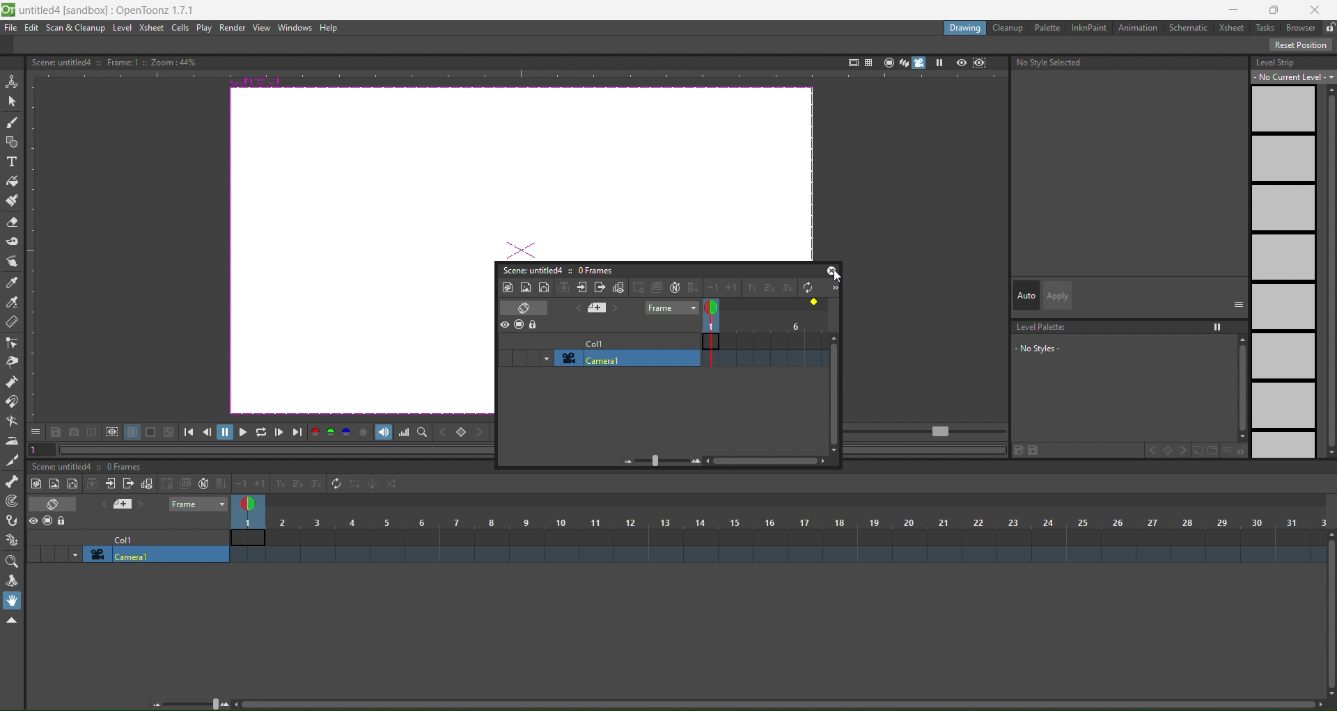 The width and height of the screenshot is (1337, 711). Describe the element at coordinates (192, 703) in the screenshot. I see `zoom ` at that location.